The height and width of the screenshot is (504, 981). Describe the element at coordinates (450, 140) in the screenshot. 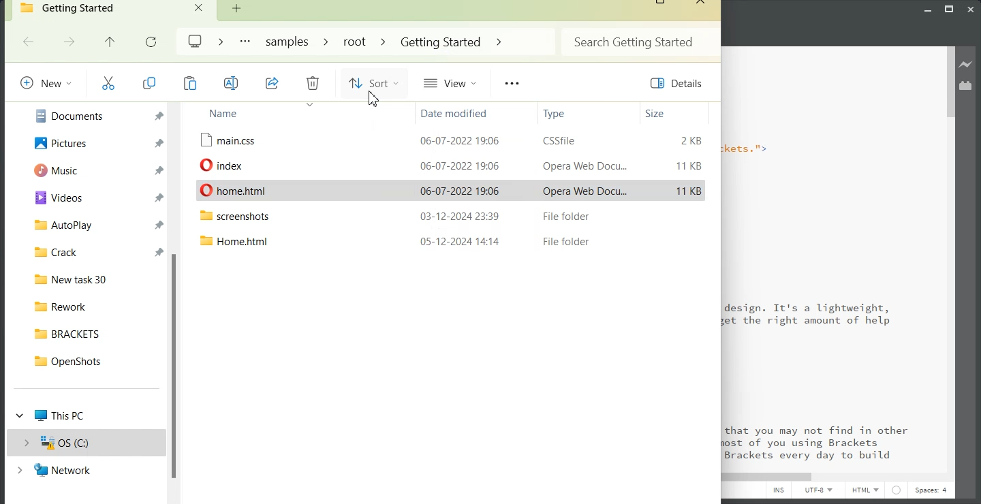

I see `File` at that location.